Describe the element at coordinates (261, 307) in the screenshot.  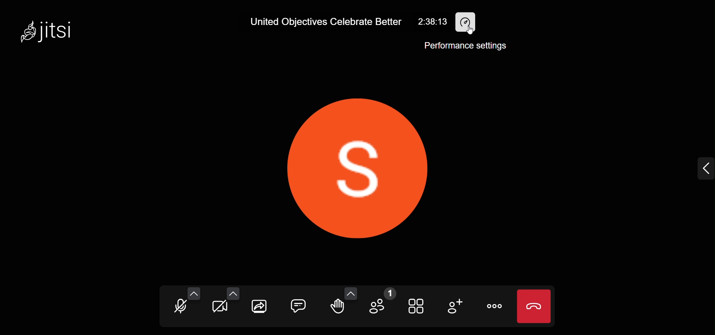
I see `share screen` at that location.